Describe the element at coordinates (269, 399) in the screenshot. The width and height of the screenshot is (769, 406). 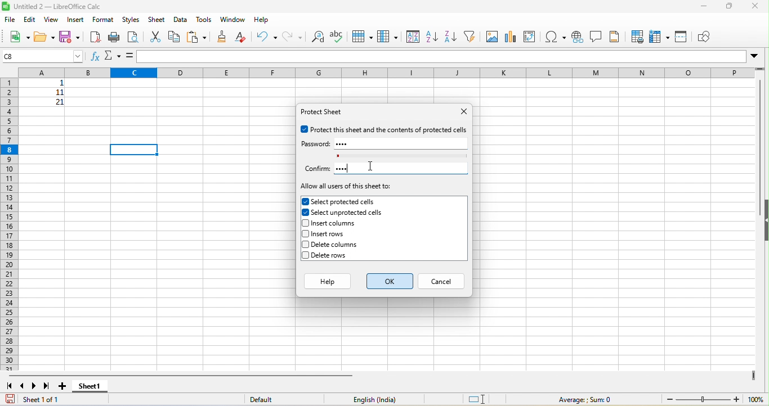
I see `default` at that location.